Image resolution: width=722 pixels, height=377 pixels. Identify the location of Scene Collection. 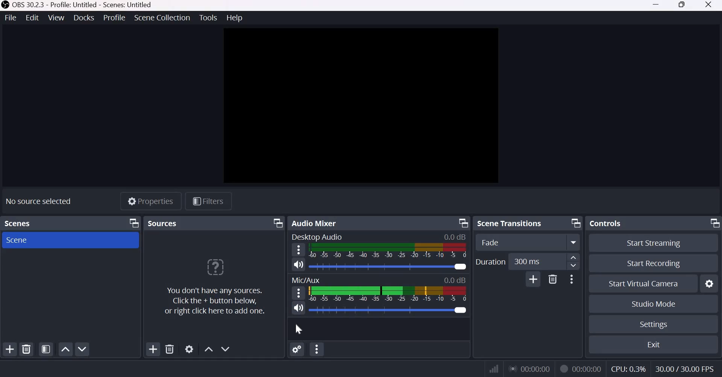
(162, 17).